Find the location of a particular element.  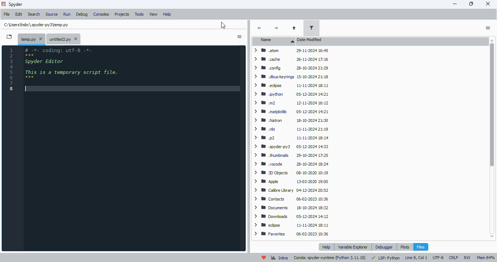

> WW Natron 18-10-2024 21:30 is located at coordinates (290, 120).